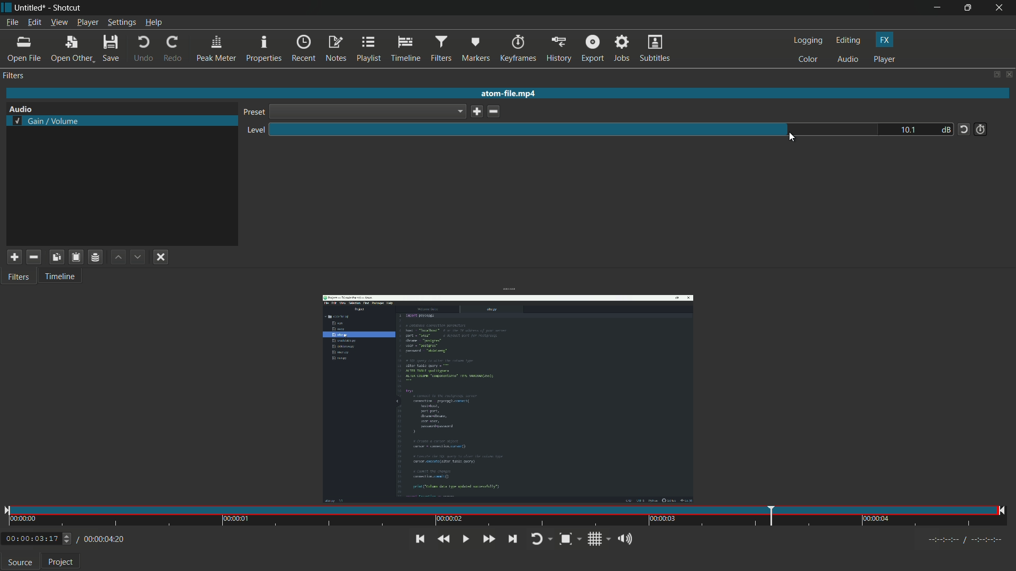 Image resolution: width=1016 pixels, height=571 pixels. Describe the element at coordinates (507, 400) in the screenshot. I see `imported video` at that location.